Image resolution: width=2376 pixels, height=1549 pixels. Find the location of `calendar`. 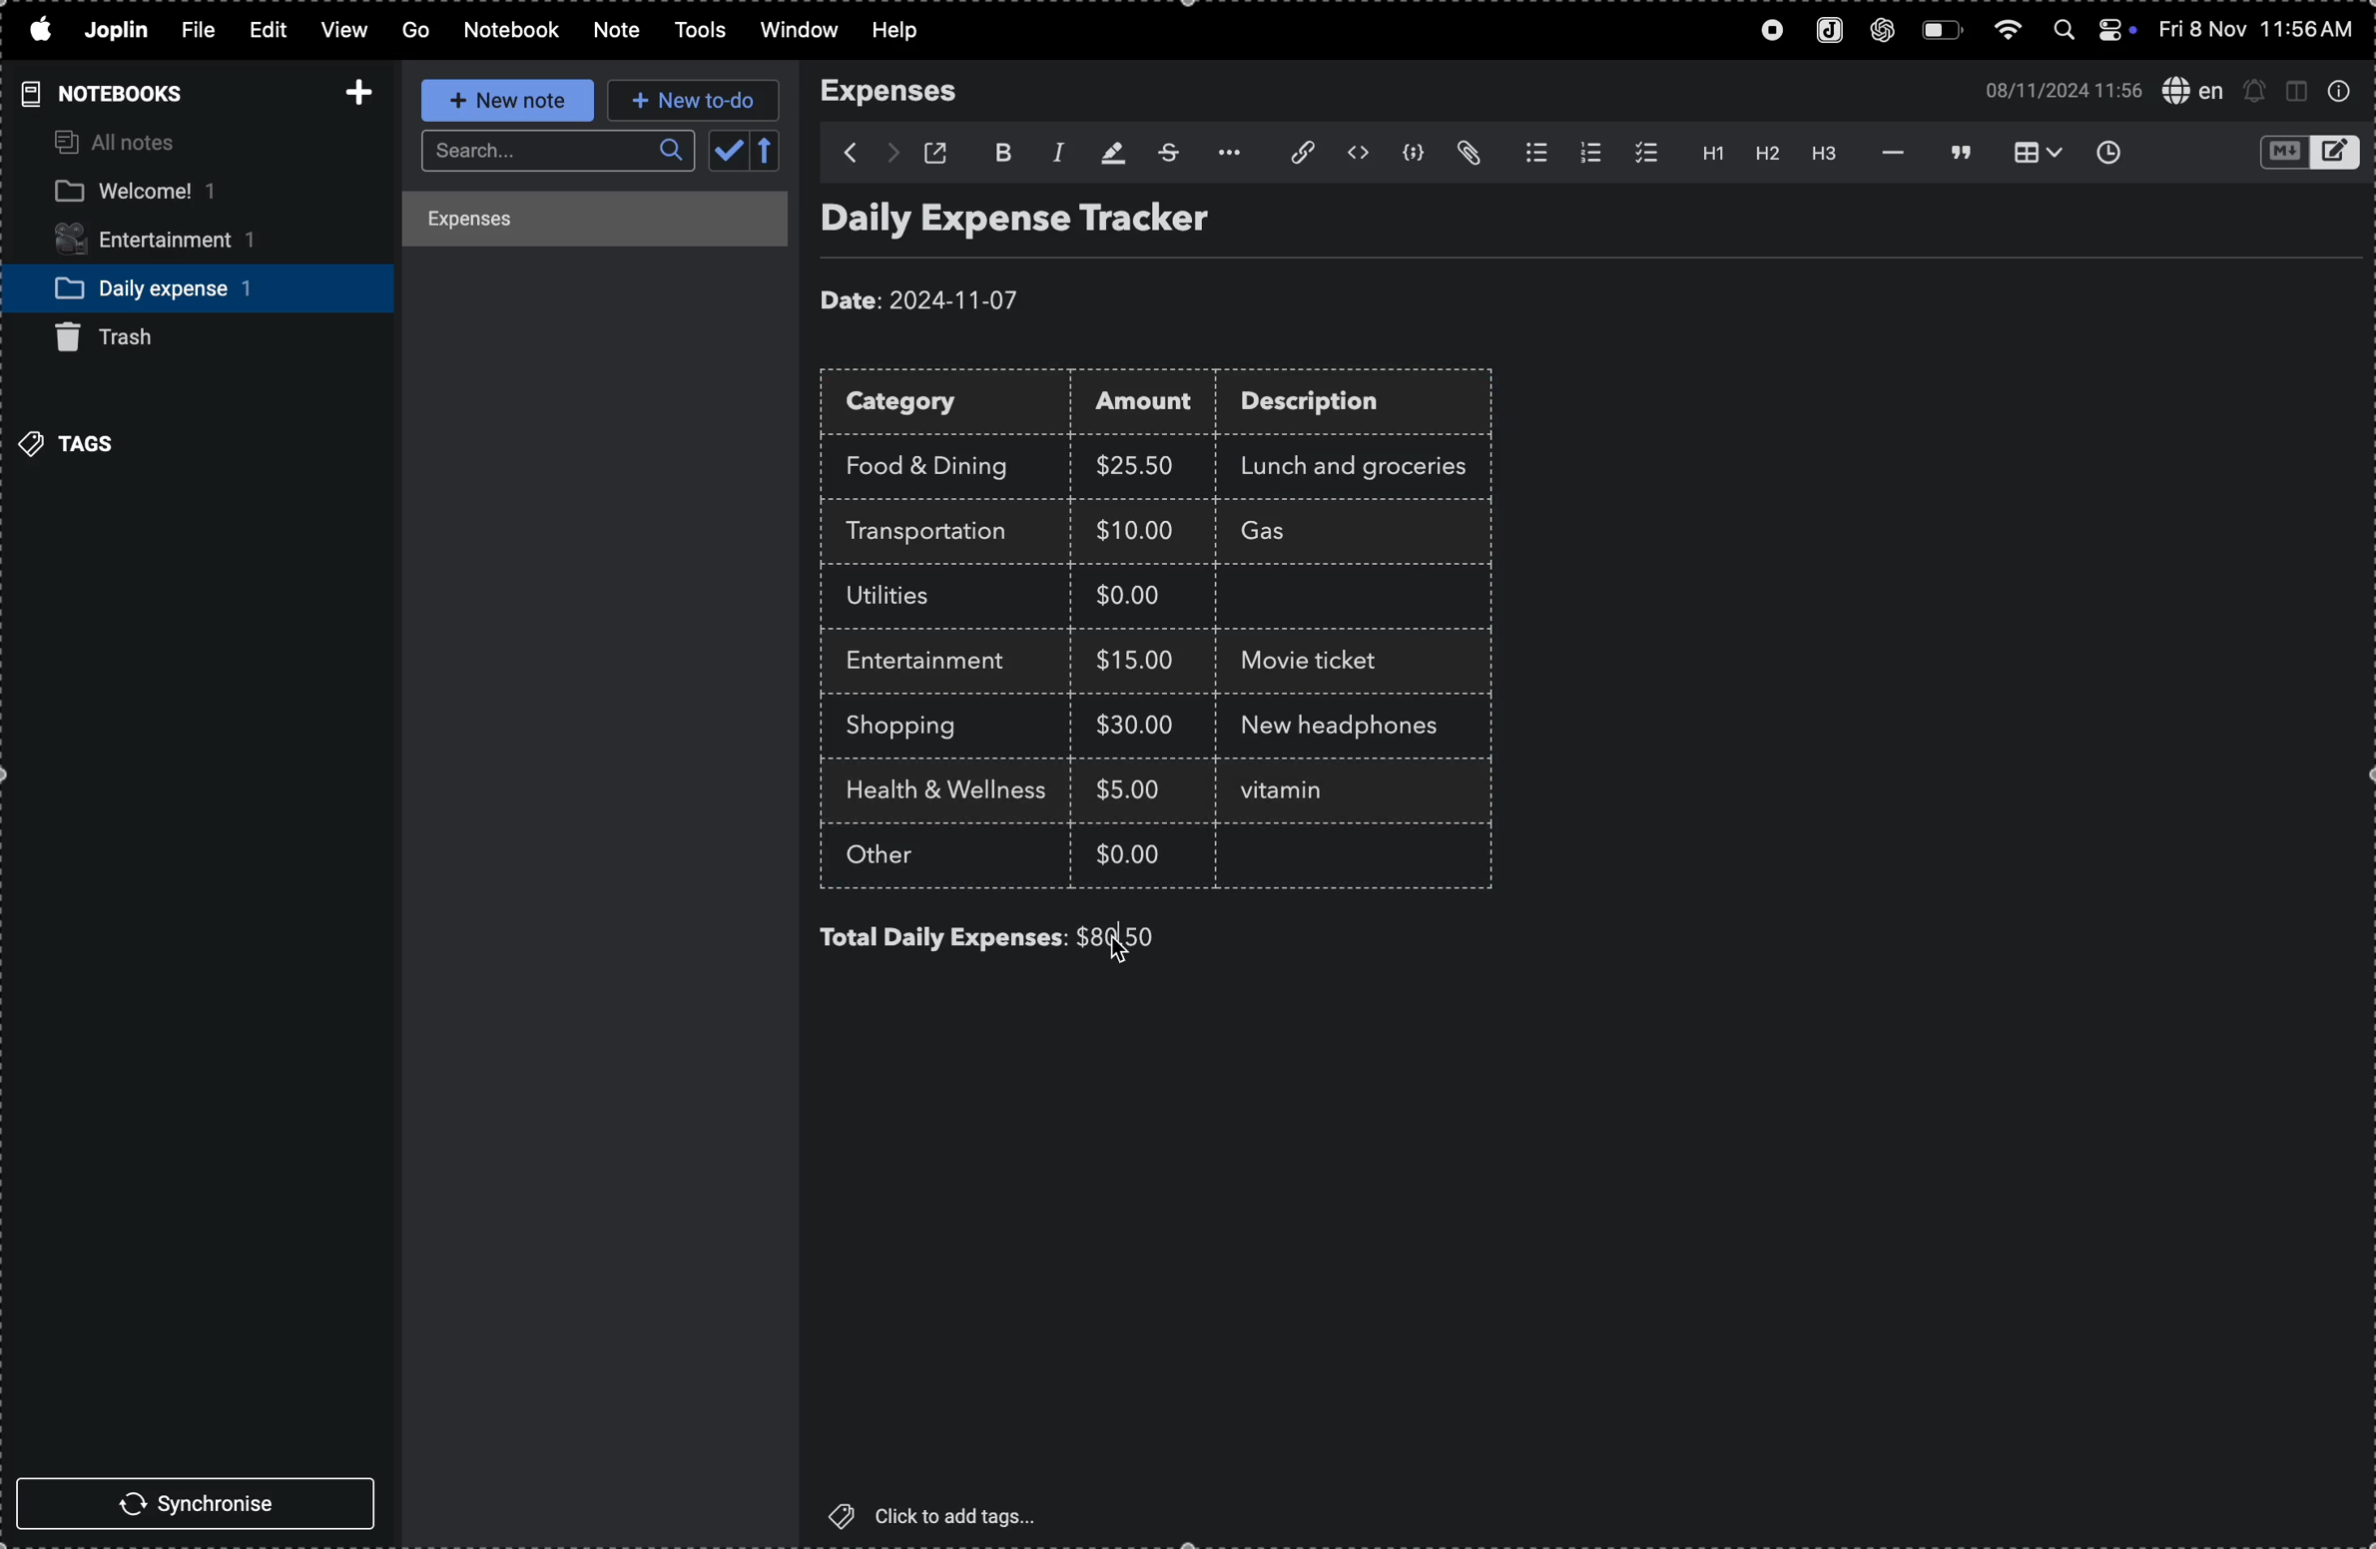

calendar is located at coordinates (746, 153).